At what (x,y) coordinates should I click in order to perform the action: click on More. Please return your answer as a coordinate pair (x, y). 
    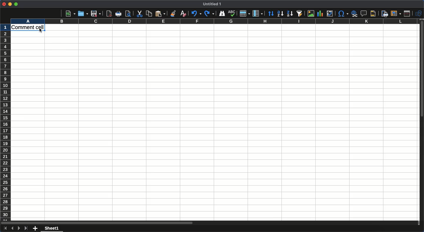
    Looking at the image, I should click on (59, 14).